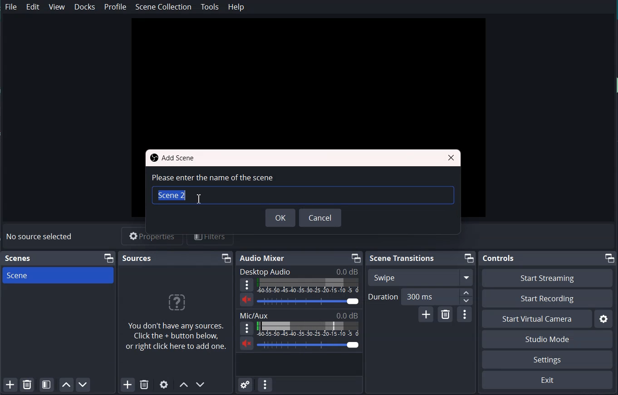 The image size is (618, 395). Describe the element at coordinates (201, 385) in the screenshot. I see `Move scene Down` at that location.